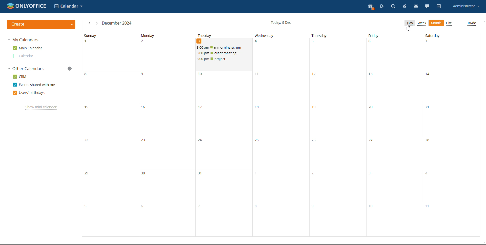 Image resolution: width=486 pixels, height=245 pixels. I want to click on crm, so click(19, 77).